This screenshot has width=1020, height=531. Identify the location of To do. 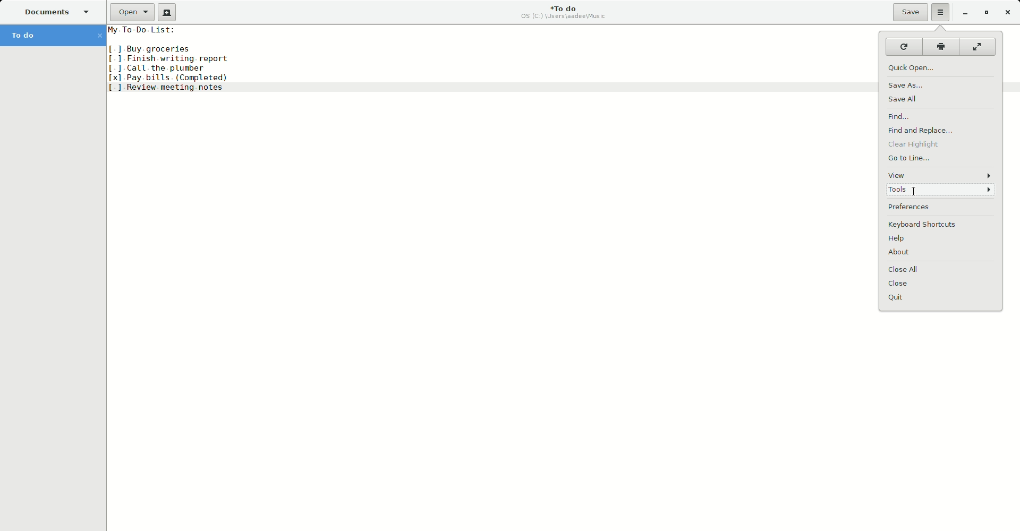
(54, 36).